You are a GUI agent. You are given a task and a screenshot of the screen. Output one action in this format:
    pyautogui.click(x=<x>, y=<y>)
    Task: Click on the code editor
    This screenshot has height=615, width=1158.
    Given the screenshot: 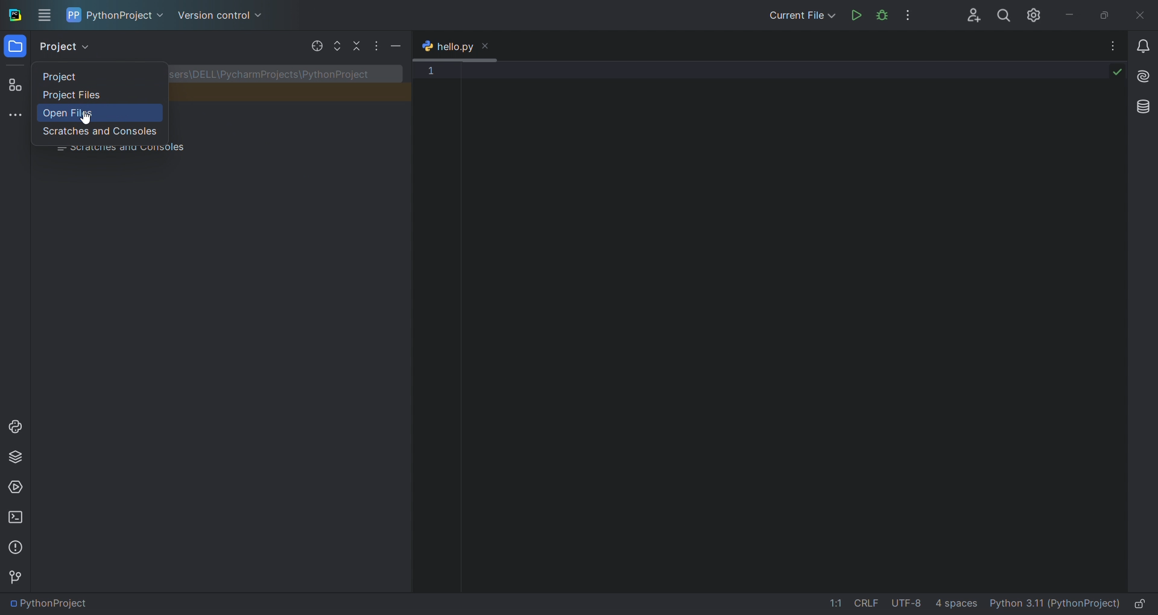 What is the action you would take?
    pyautogui.click(x=789, y=326)
    